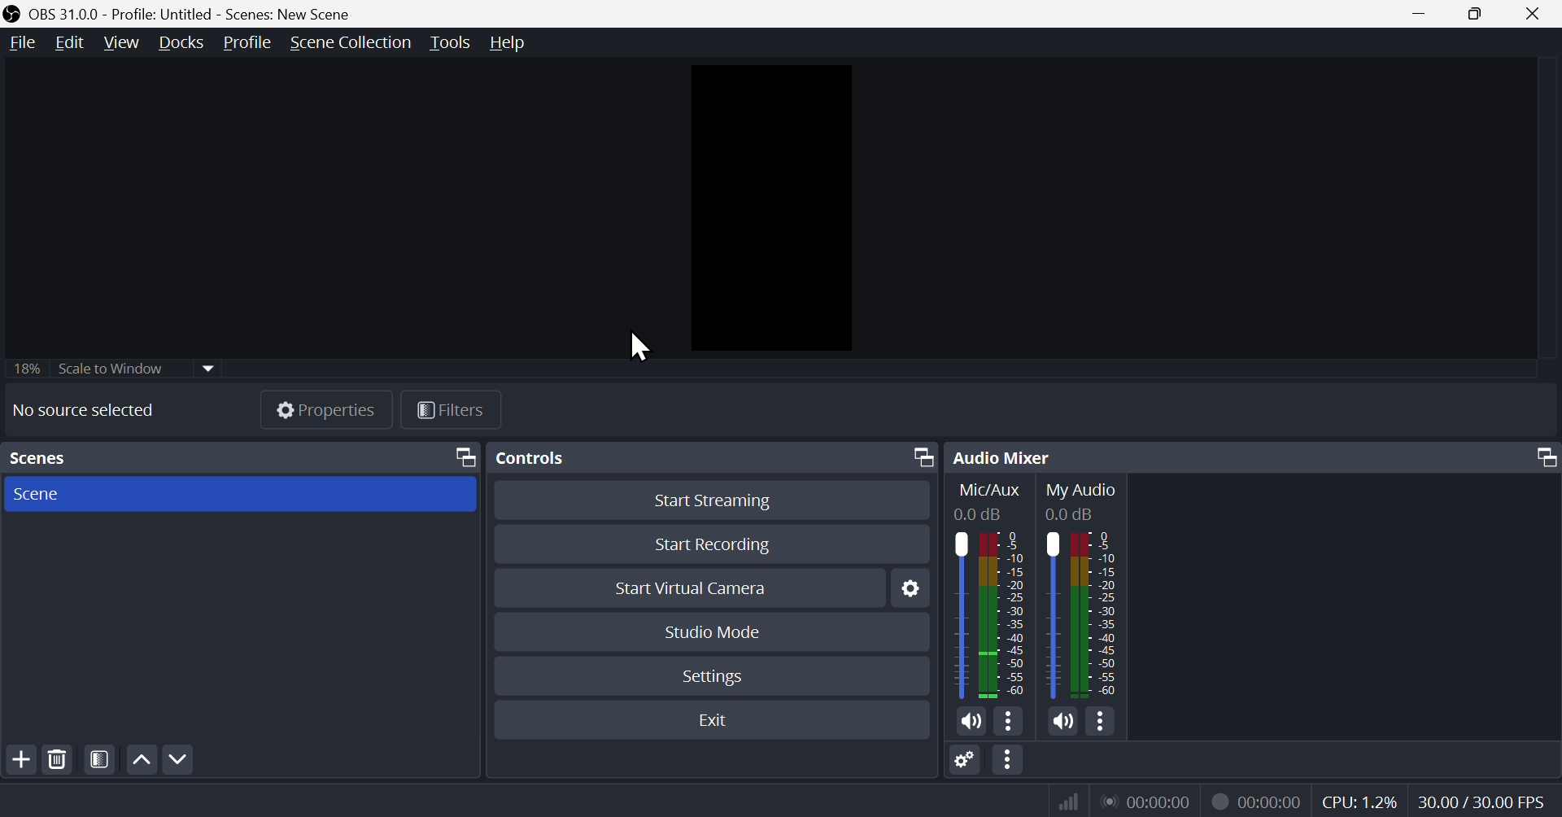 The image size is (1562, 817). I want to click on Exit, so click(709, 719).